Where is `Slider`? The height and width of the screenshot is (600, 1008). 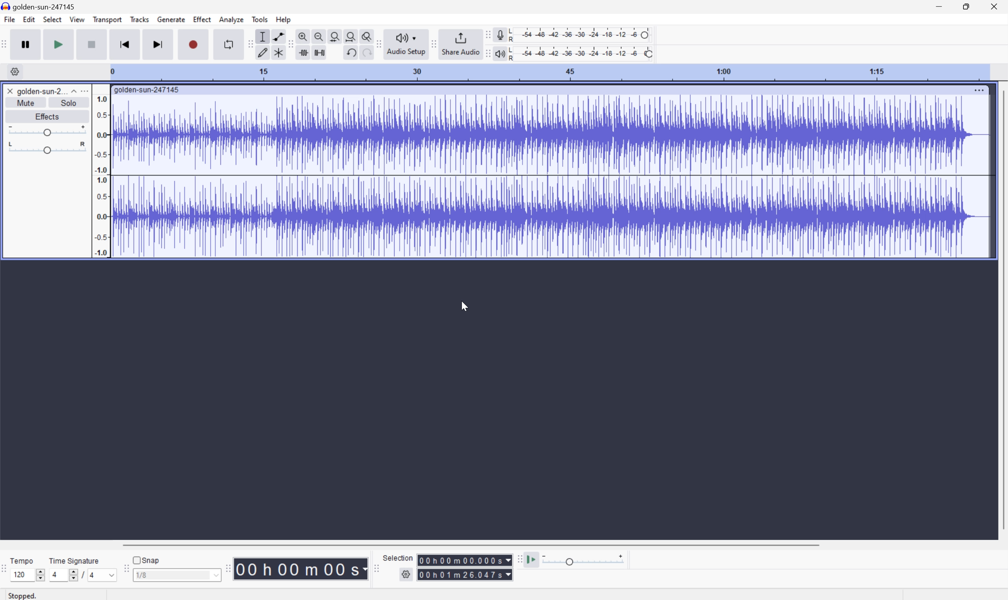 Slider is located at coordinates (47, 148).